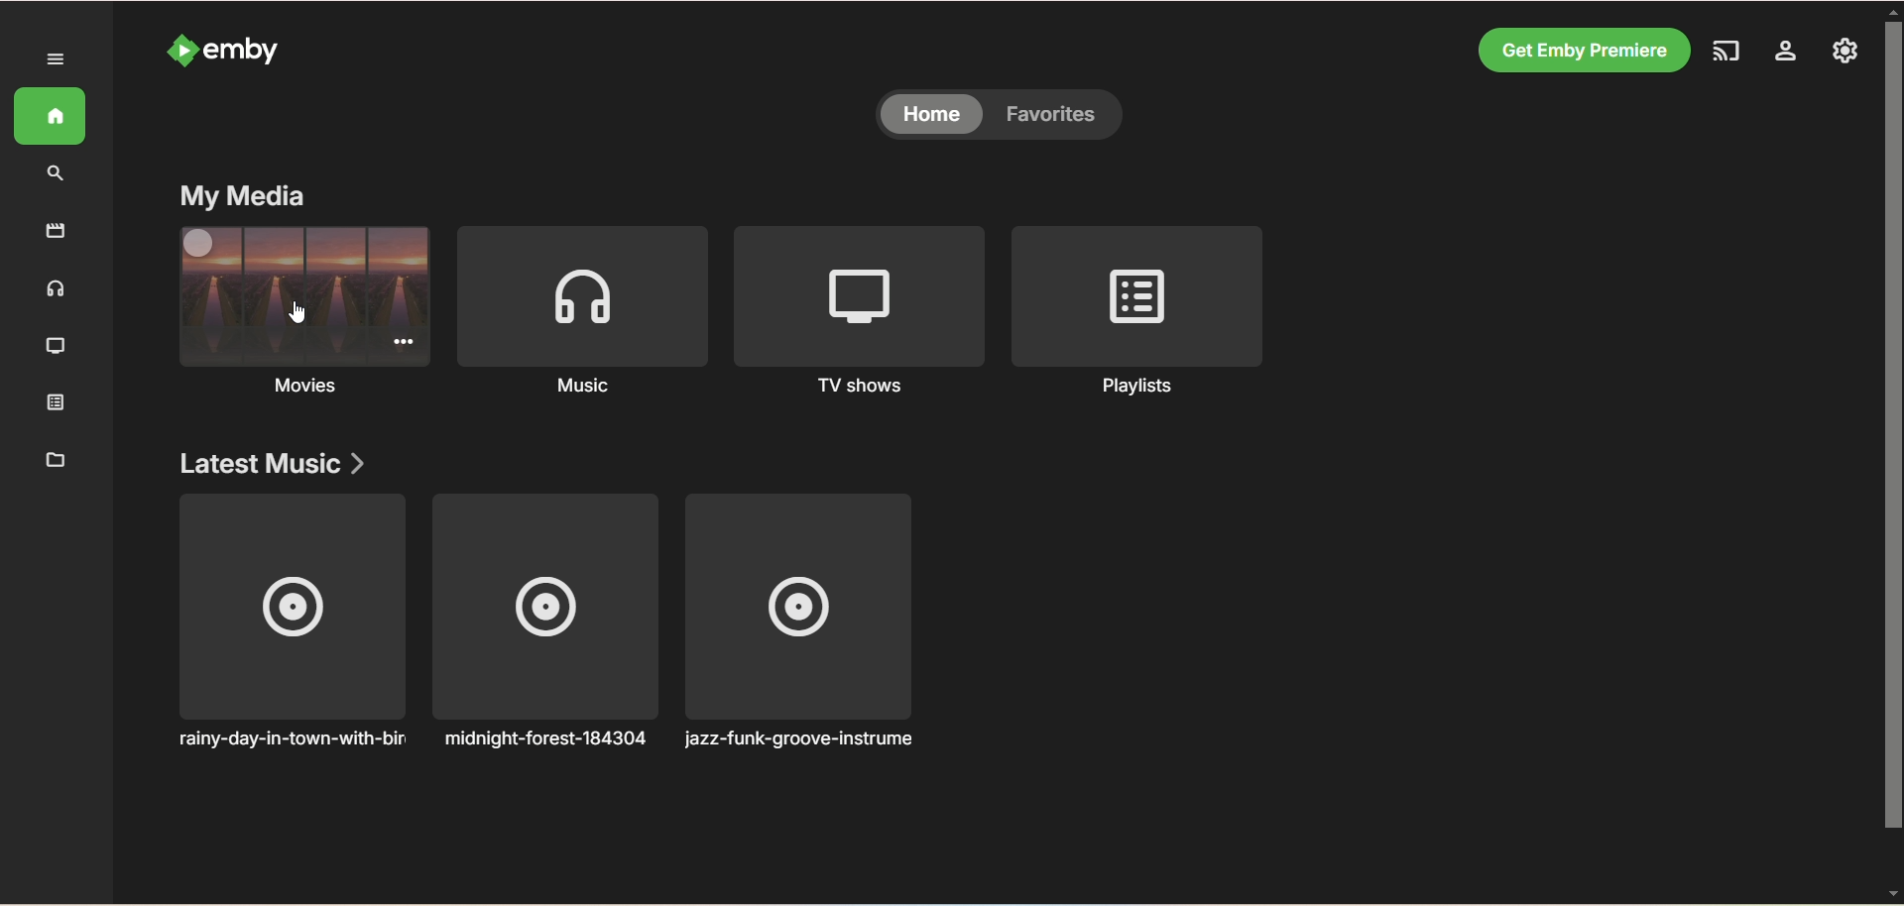  Describe the element at coordinates (257, 49) in the screenshot. I see `emby` at that location.